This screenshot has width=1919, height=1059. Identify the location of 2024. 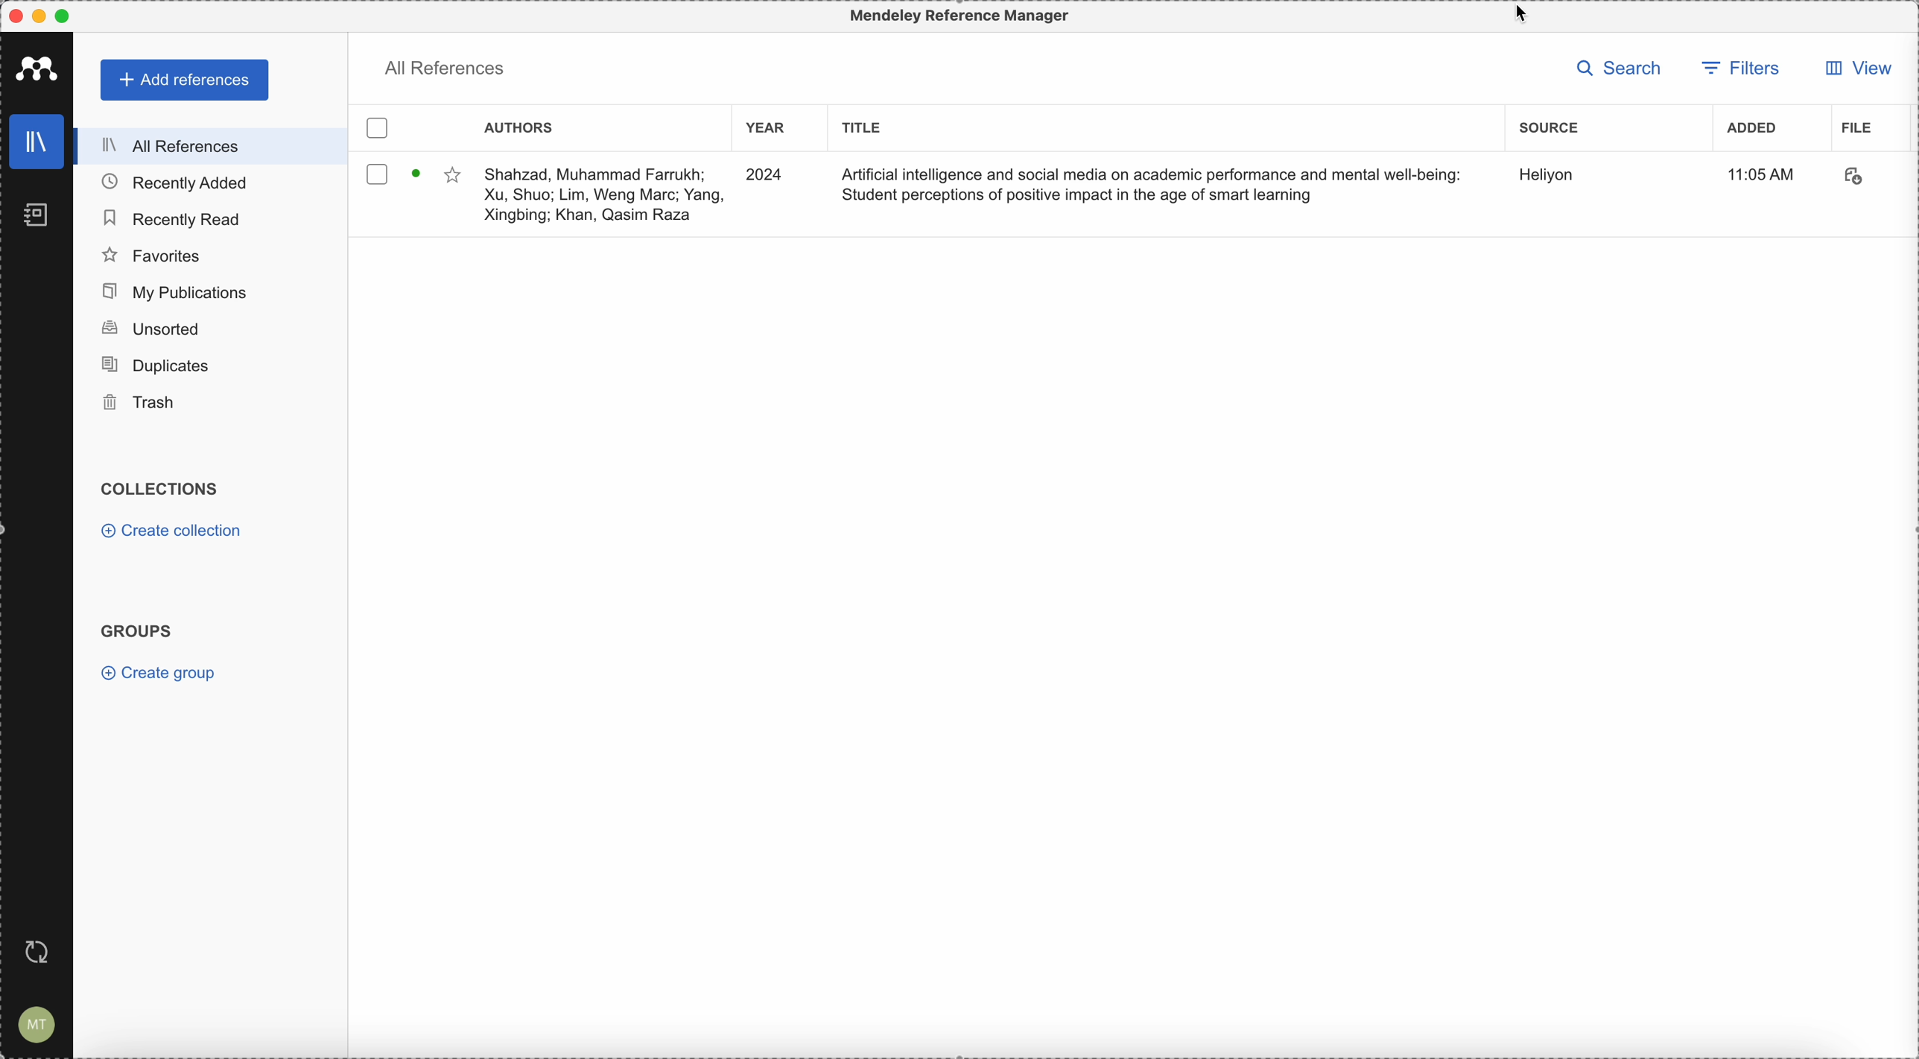
(764, 176).